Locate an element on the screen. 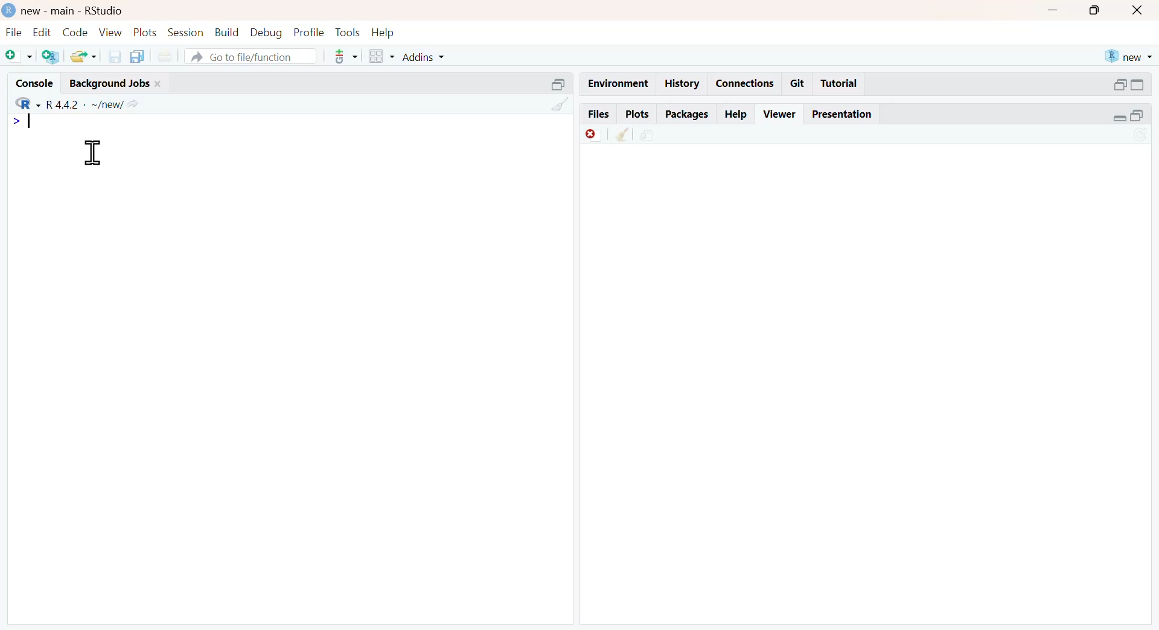  R 4.4.2 ~/new/ is located at coordinates (86, 104).